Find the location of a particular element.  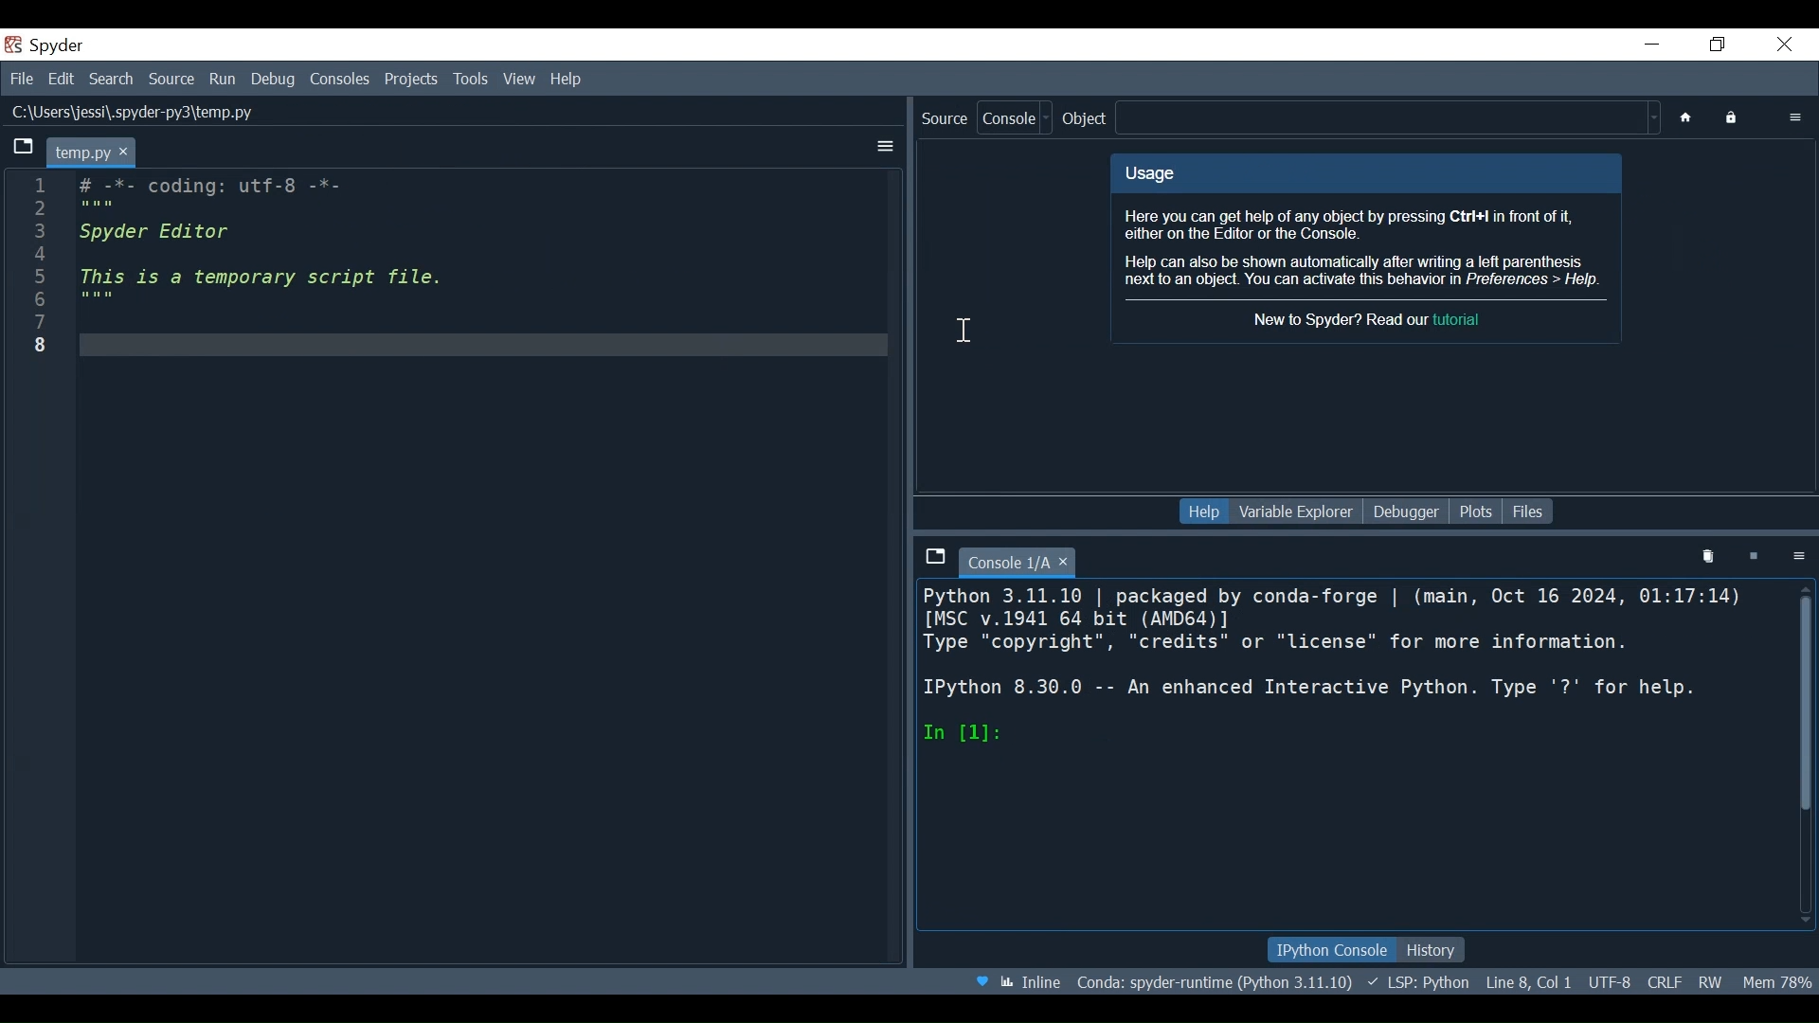

Insertion cursor is located at coordinates (961, 328).